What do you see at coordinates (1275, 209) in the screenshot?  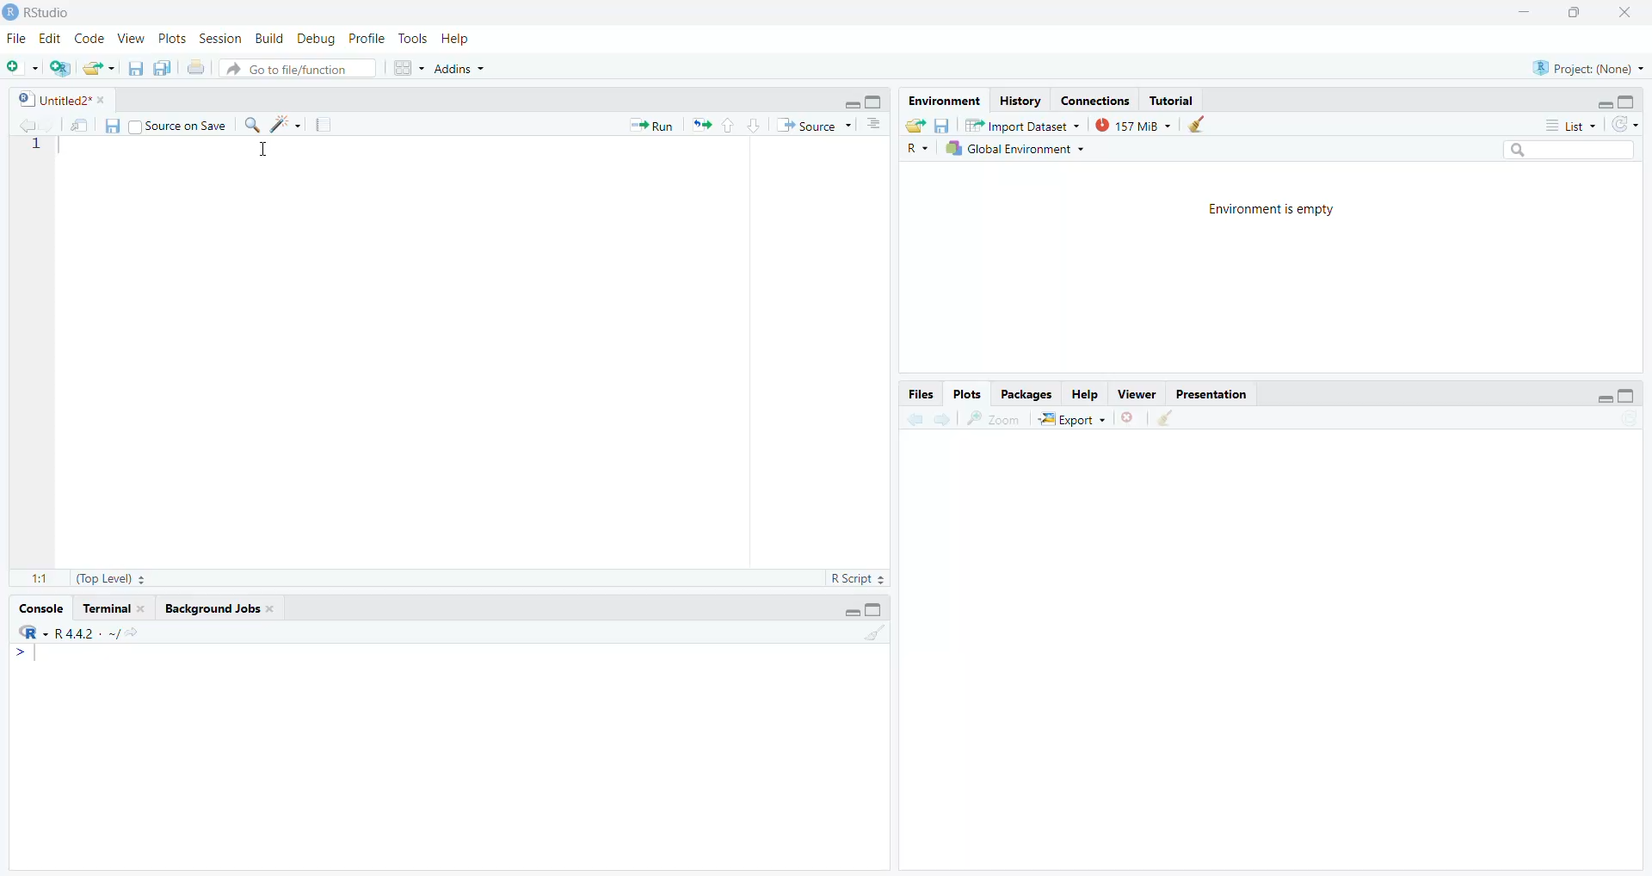 I see `Environment is empty` at bounding box center [1275, 209].